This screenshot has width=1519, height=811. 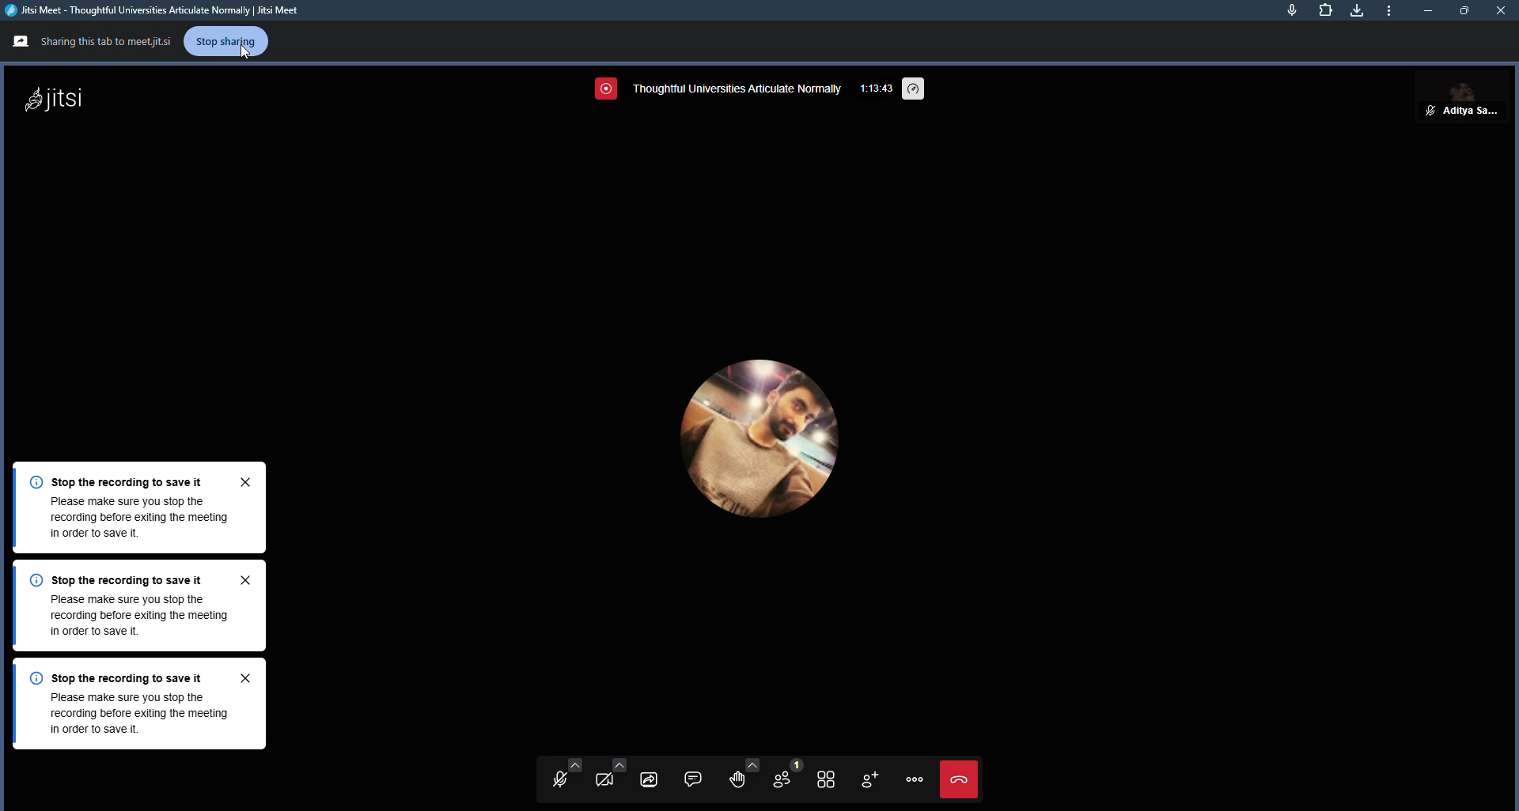 What do you see at coordinates (125, 677) in the screenshot?
I see `©) Stop the recording to save it` at bounding box center [125, 677].